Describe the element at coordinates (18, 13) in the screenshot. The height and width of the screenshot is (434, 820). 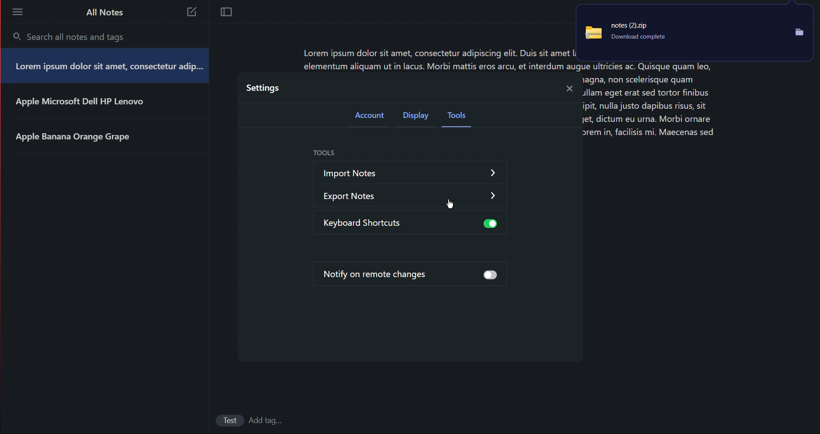
I see `More` at that location.